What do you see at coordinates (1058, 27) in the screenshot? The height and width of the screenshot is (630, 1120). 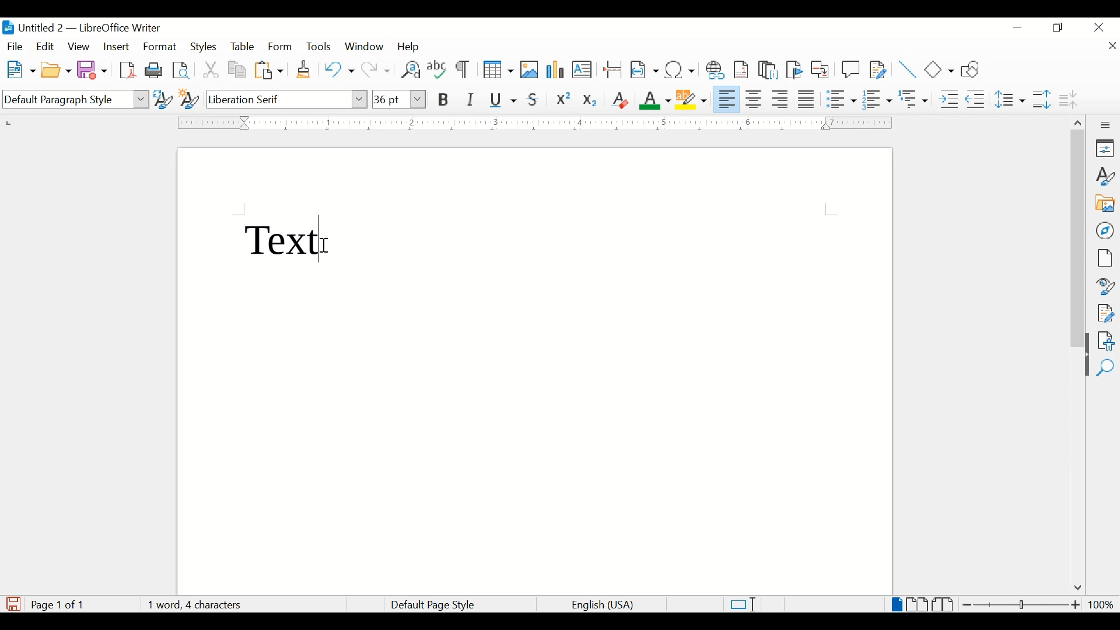 I see `restore down` at bounding box center [1058, 27].